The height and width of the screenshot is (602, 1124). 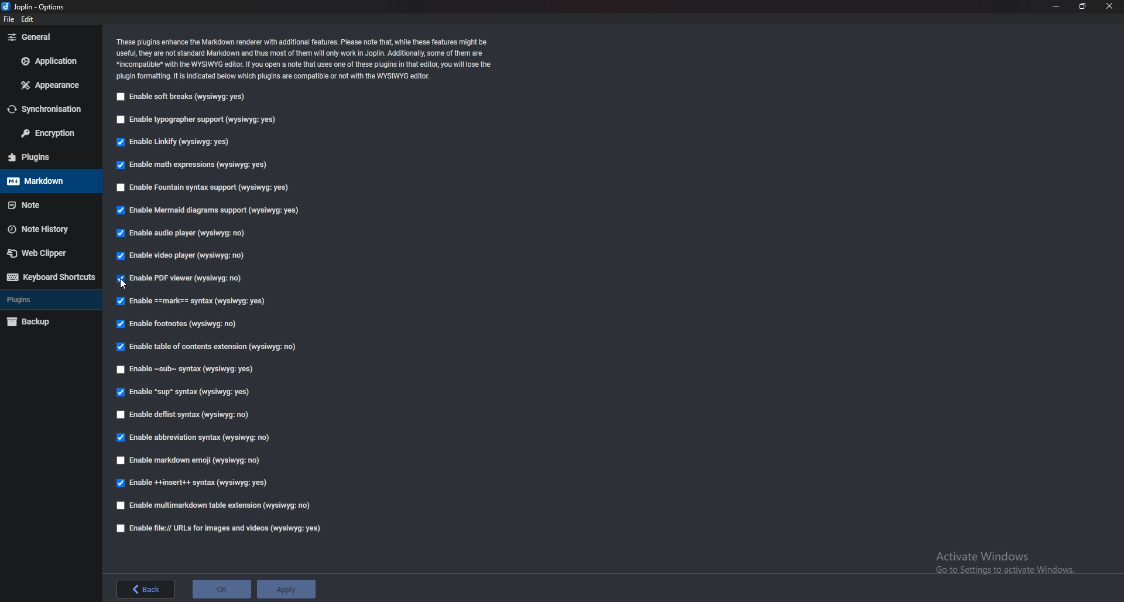 I want to click on Web clipper, so click(x=46, y=251).